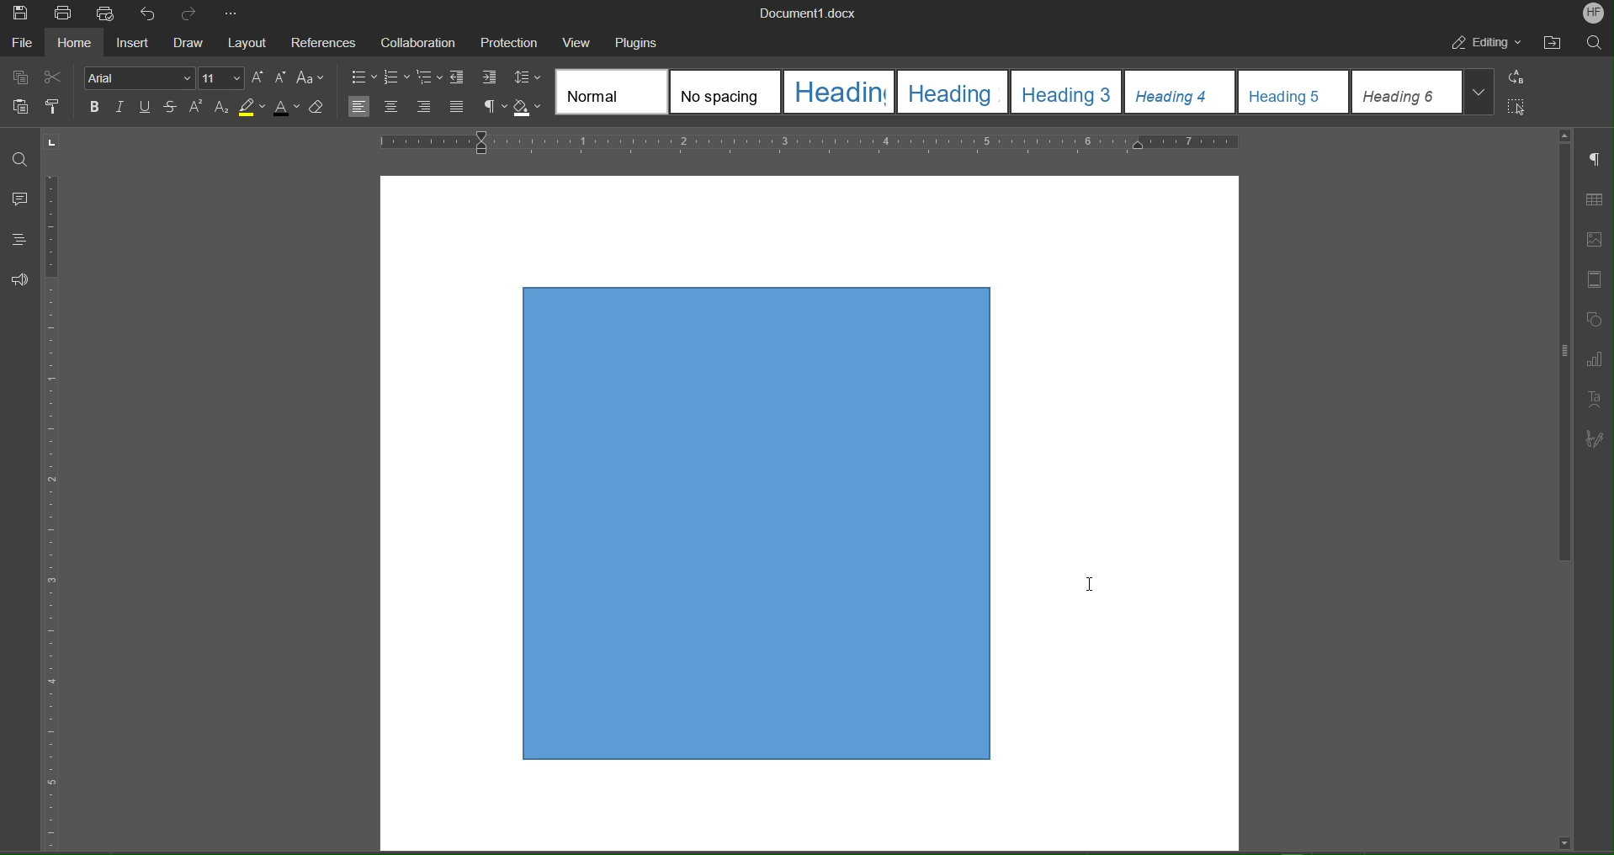  Describe the element at coordinates (257, 77) in the screenshot. I see `Increase size` at that location.